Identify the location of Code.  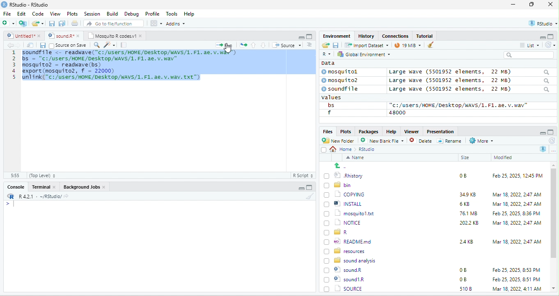
(38, 14).